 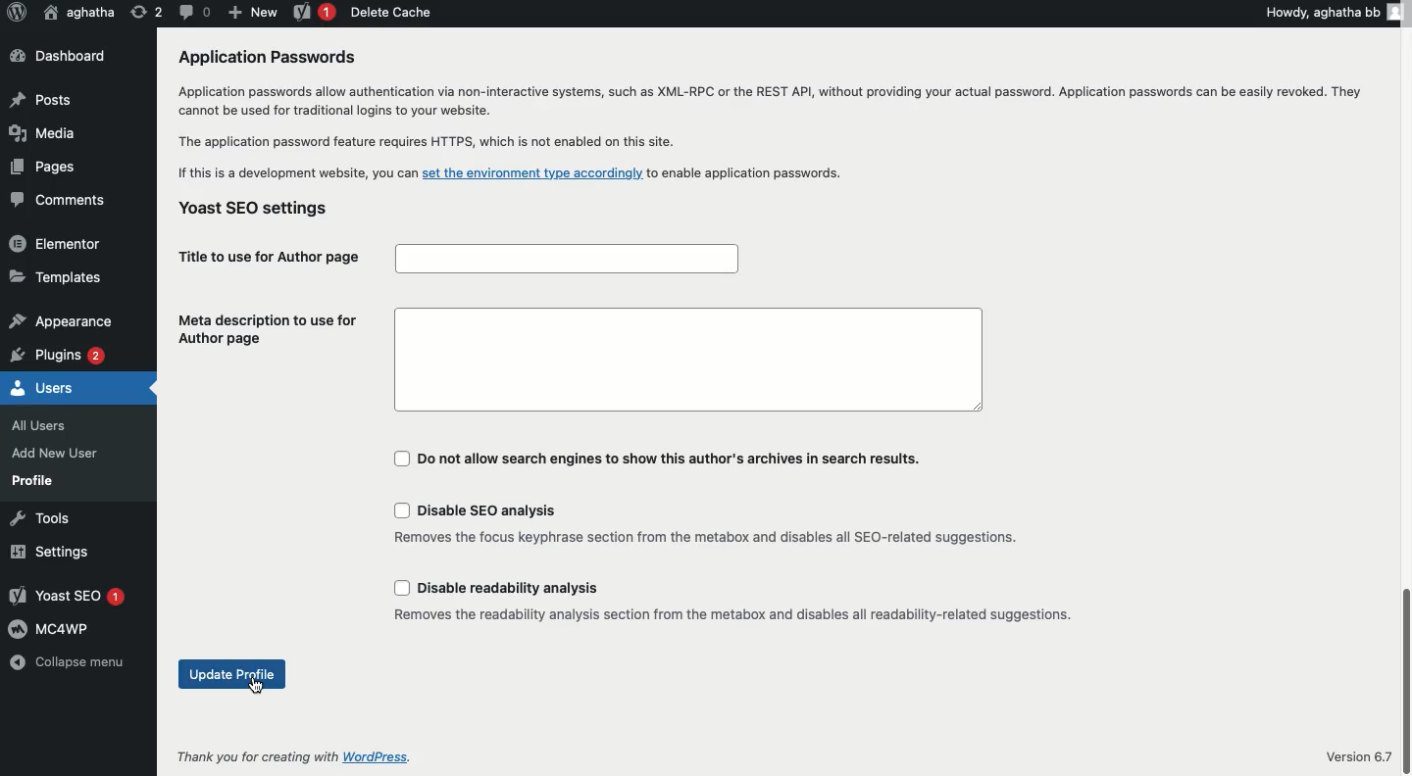 What do you see at coordinates (774, 105) in the screenshot?
I see `Application passwords allow authentication via non-interactive systems, such as XML-RPC or the REST API, without providing your actual password. Application passwords can be easily revoked. They cannot be used for traditional logins to your website.` at bounding box center [774, 105].